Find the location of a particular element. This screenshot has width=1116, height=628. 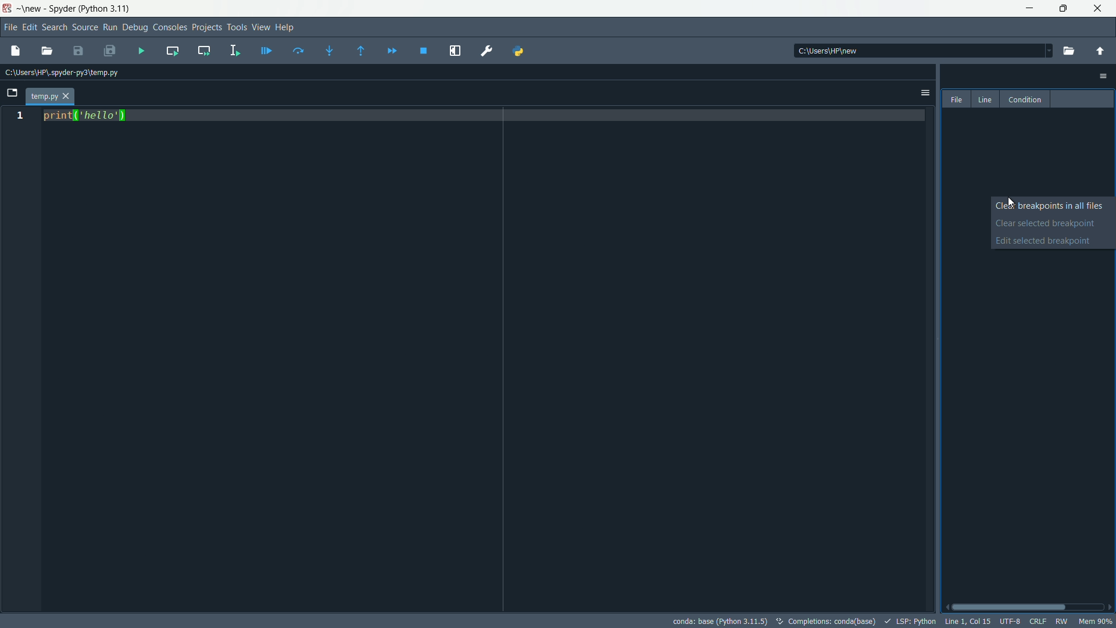

new file is located at coordinates (13, 51).